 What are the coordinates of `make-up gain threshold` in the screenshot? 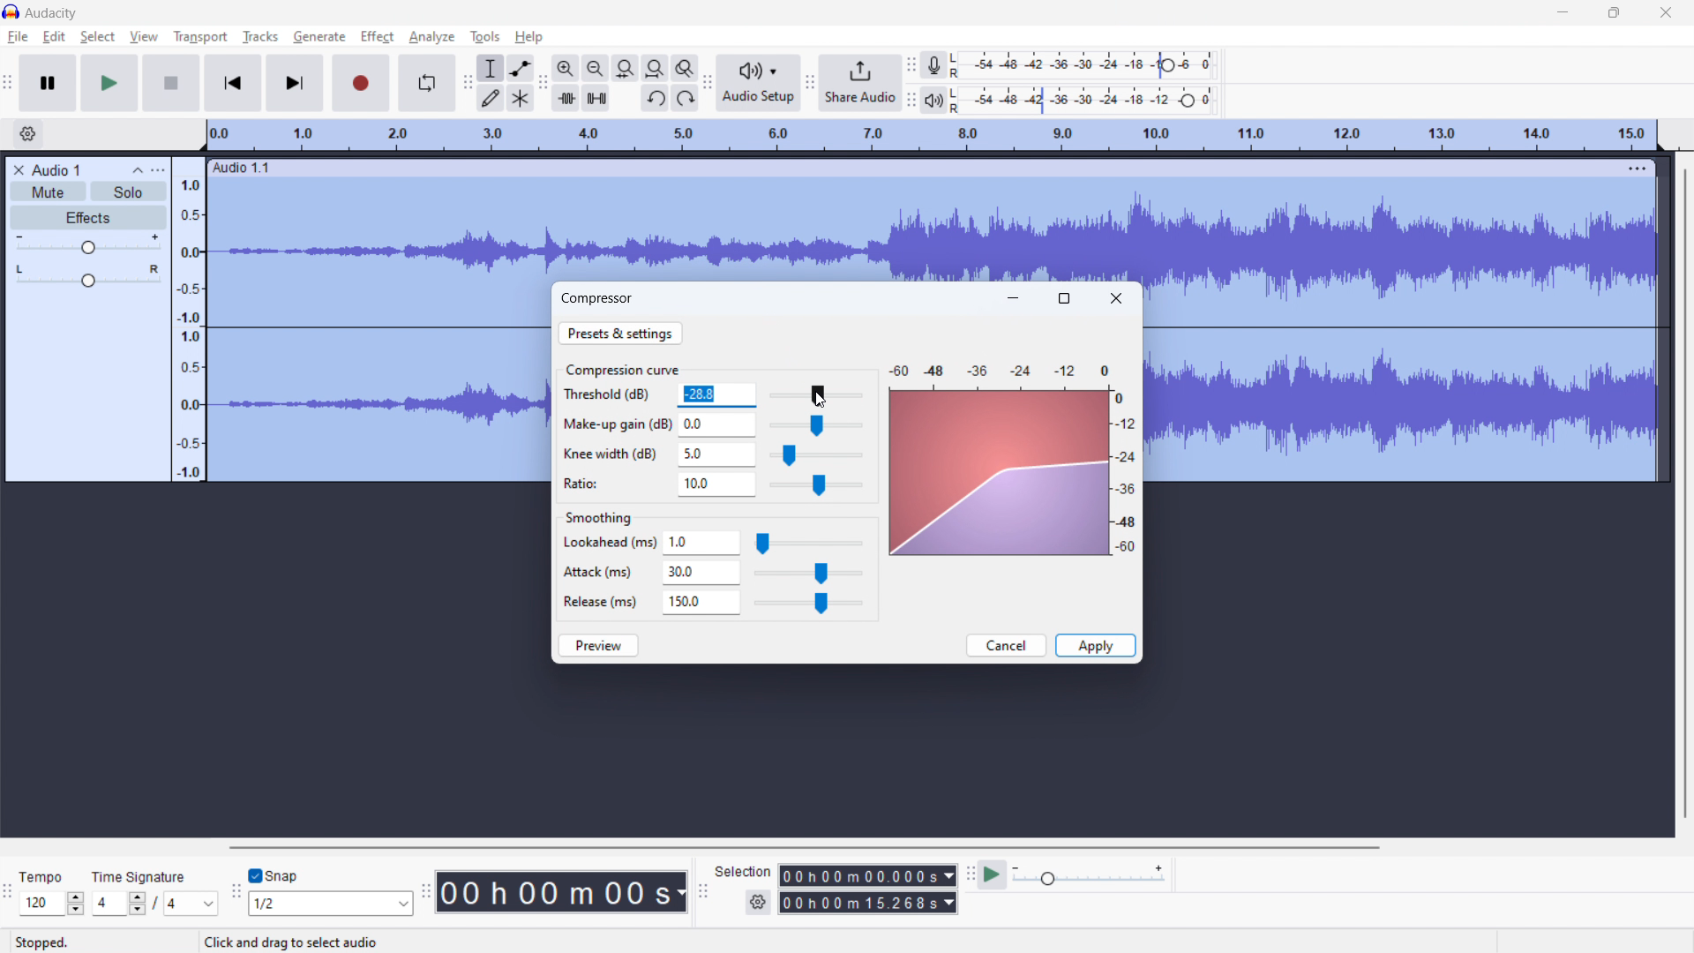 It's located at (815, 426).